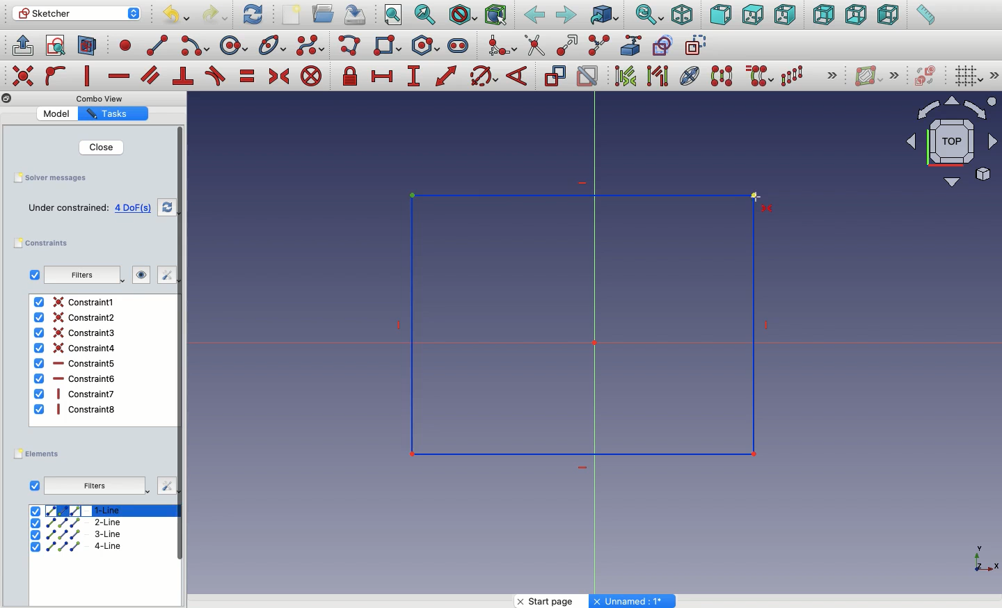  Describe the element at coordinates (77, 333) in the screenshot. I see `Constraint3` at that location.